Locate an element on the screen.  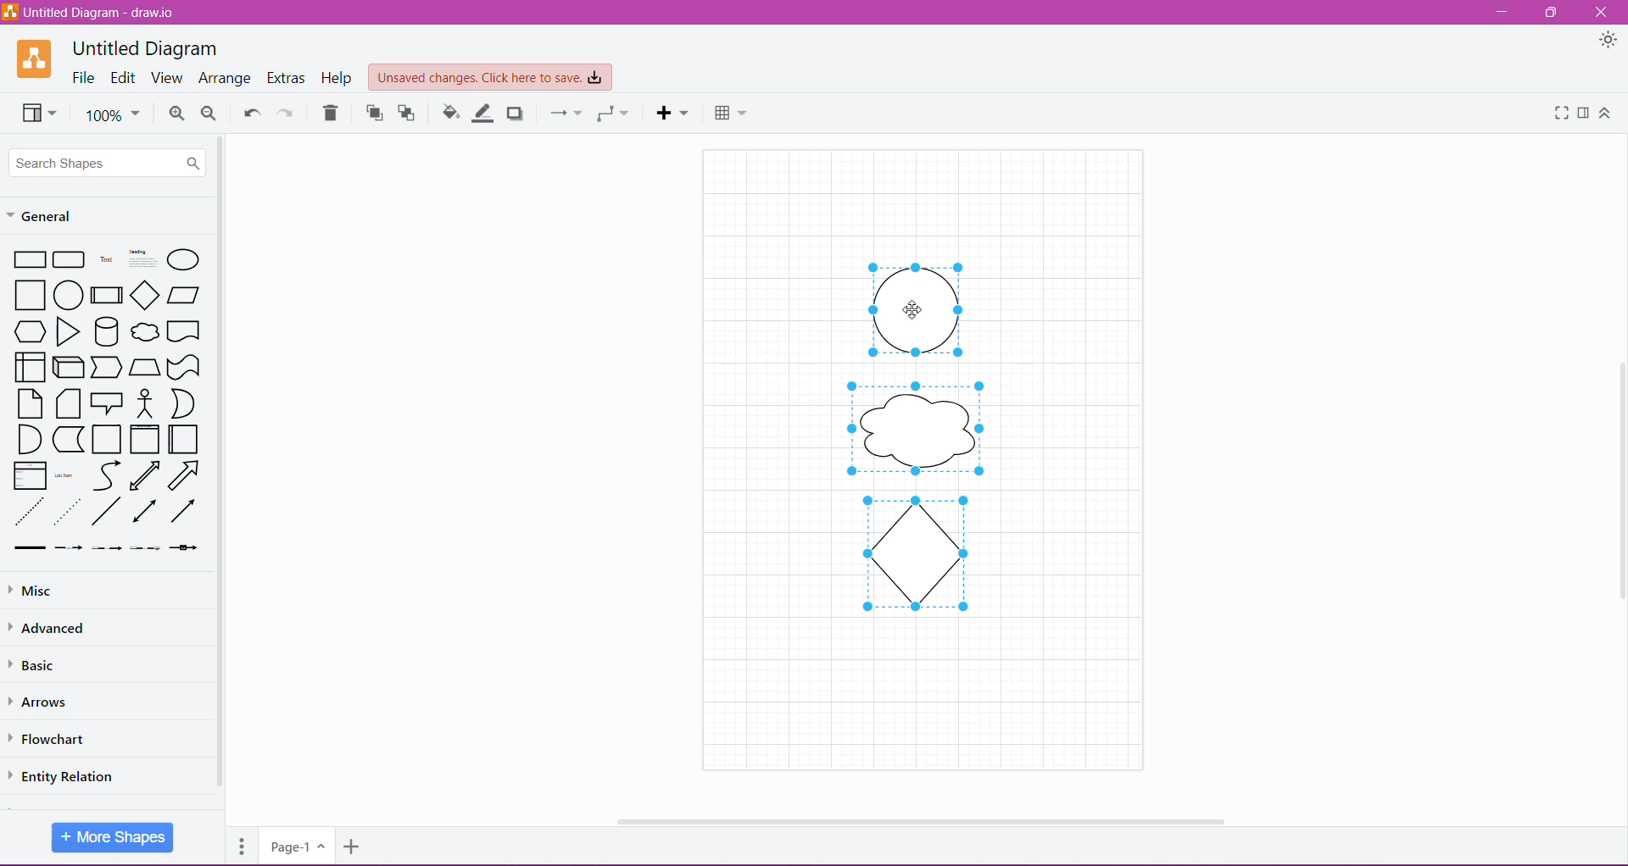
View is located at coordinates (36, 112).